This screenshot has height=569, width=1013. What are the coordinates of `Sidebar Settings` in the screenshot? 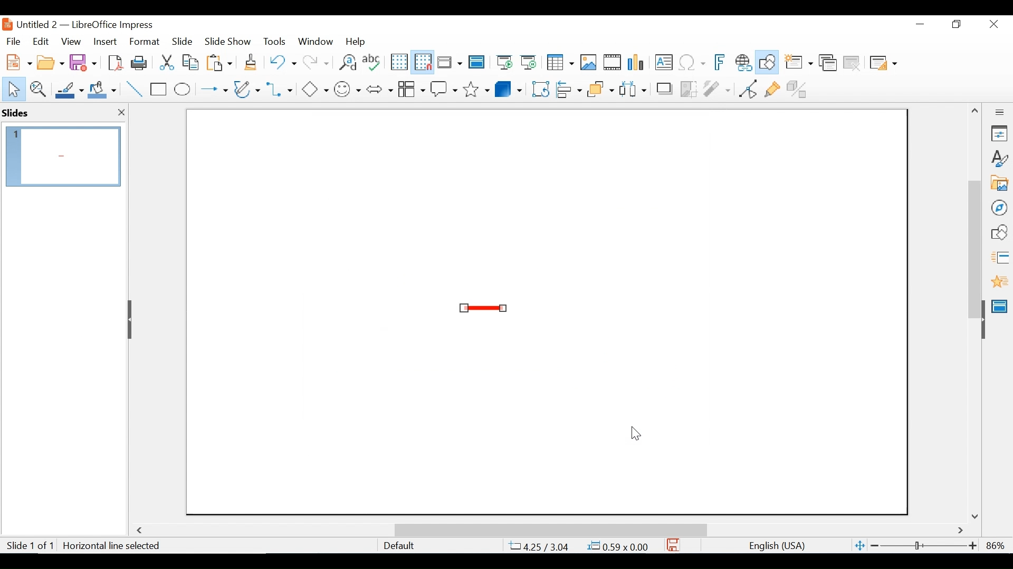 It's located at (1000, 113).